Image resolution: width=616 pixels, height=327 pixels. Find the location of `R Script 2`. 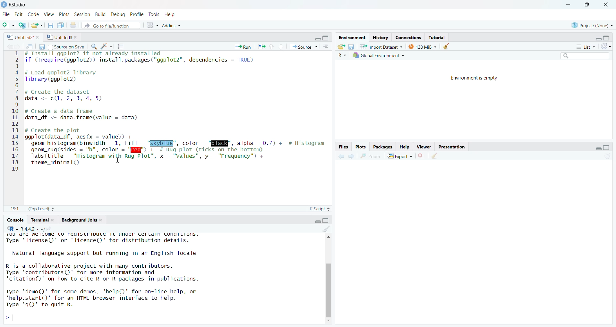

R Script 2 is located at coordinates (316, 209).